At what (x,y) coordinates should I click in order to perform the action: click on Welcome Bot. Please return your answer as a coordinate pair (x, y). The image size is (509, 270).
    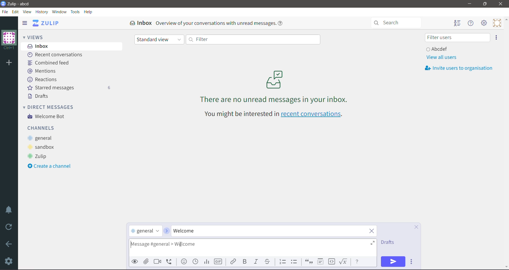
    Looking at the image, I should click on (47, 117).